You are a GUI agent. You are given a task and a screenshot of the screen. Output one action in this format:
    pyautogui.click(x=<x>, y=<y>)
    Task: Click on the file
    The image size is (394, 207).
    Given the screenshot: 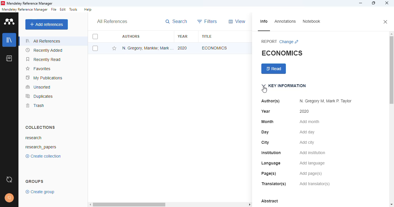 What is the action you would take?
    pyautogui.click(x=54, y=9)
    